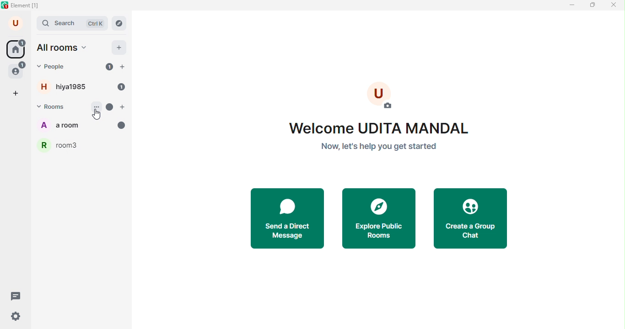 The image size is (625, 329). Describe the element at coordinates (125, 67) in the screenshot. I see `add people` at that location.